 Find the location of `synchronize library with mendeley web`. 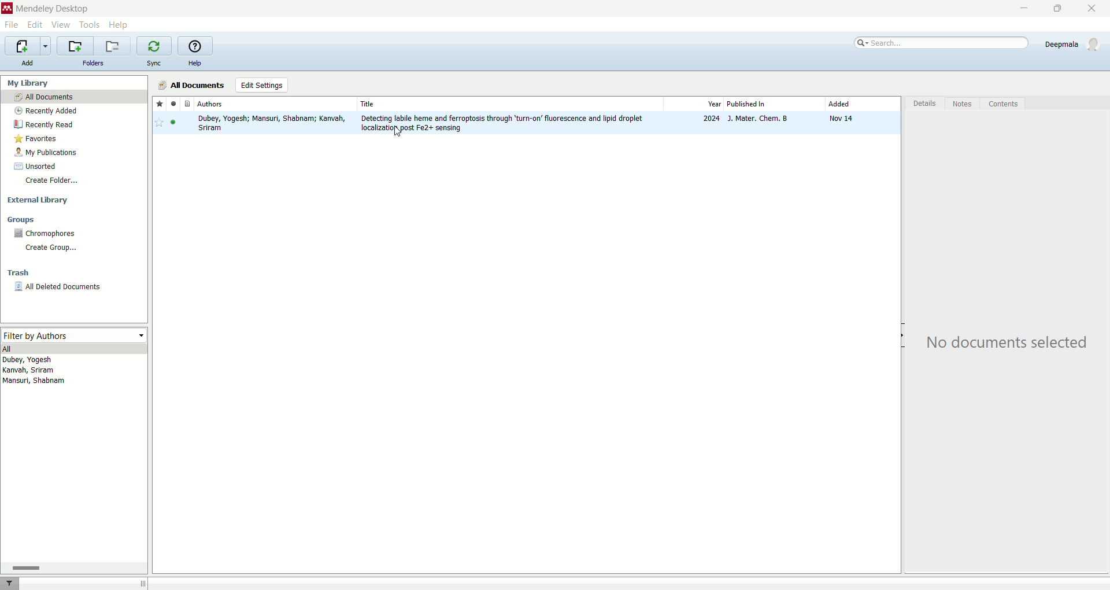

synchronize library with mendeley web is located at coordinates (153, 46).